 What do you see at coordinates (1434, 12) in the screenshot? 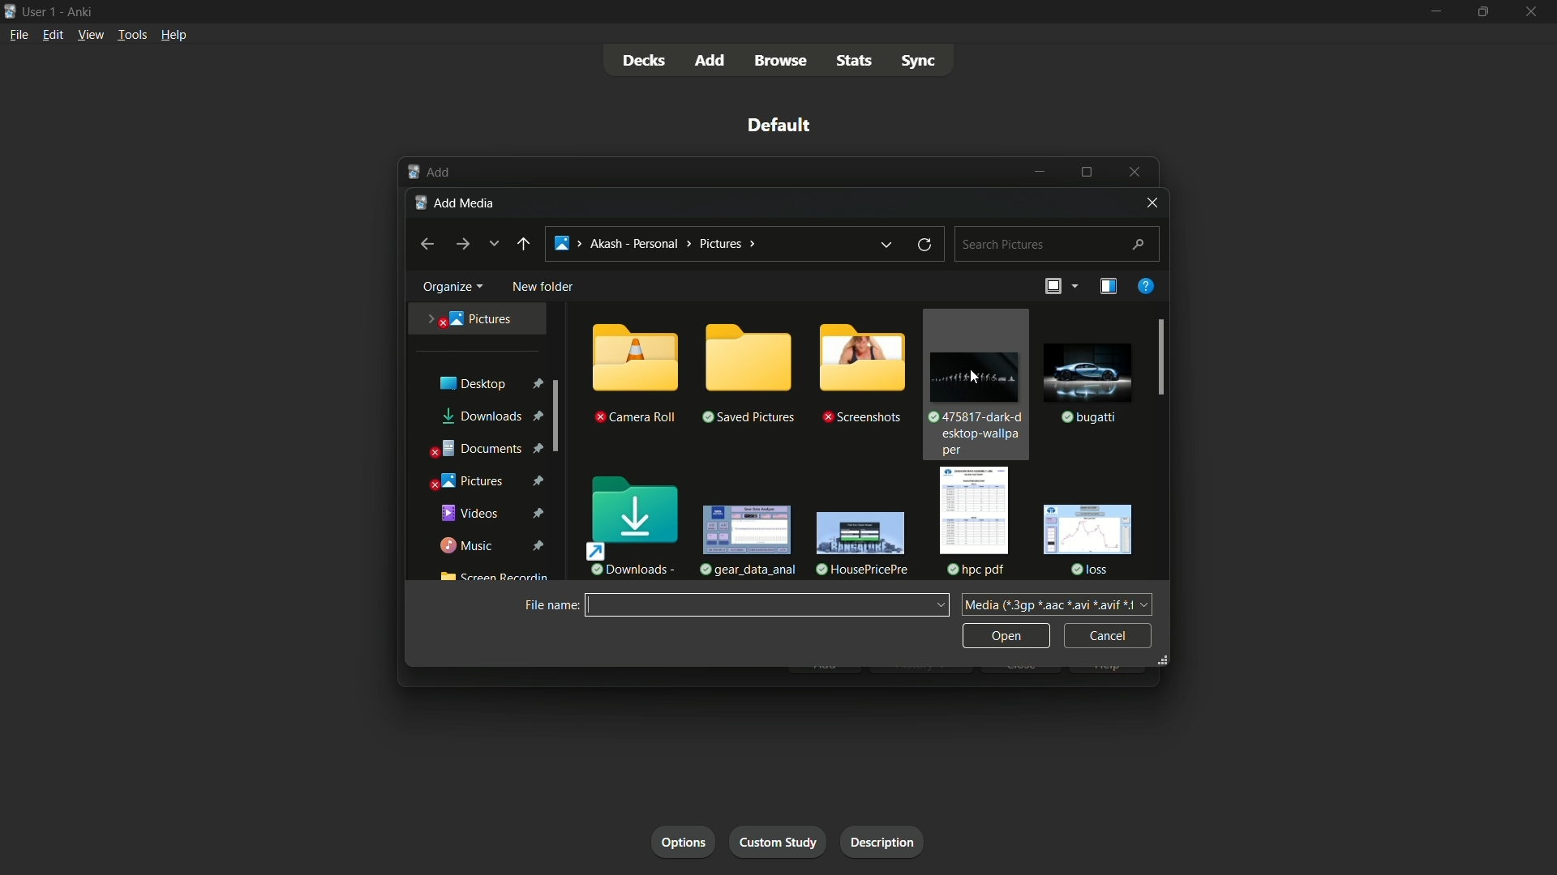
I see `minimize` at bounding box center [1434, 12].